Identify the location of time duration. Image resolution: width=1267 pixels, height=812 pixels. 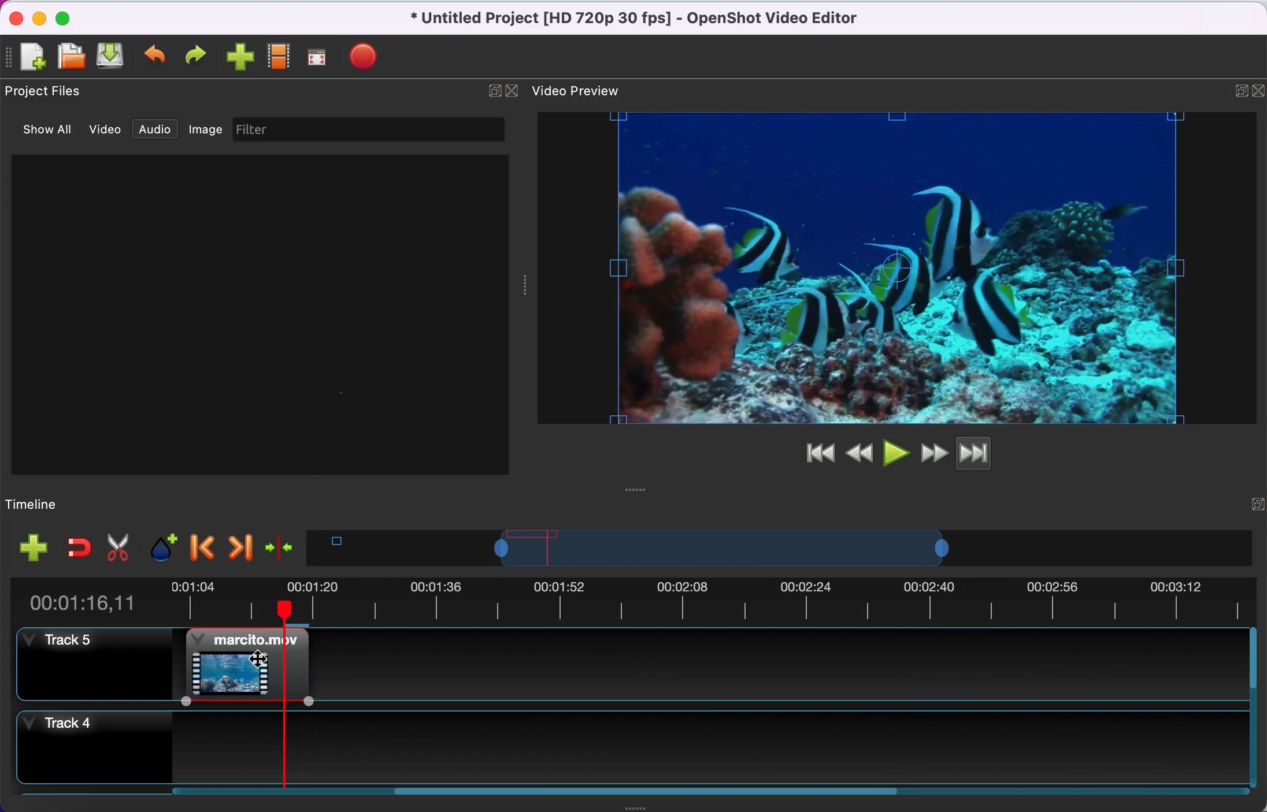
(625, 601).